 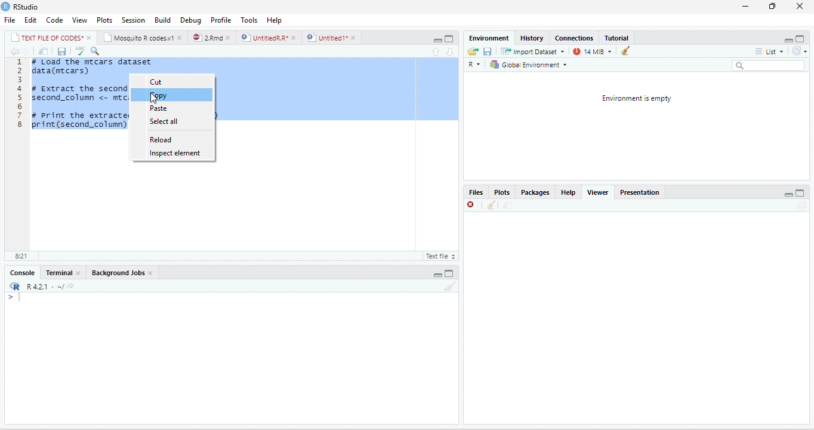 I want to click on minimize, so click(x=788, y=193).